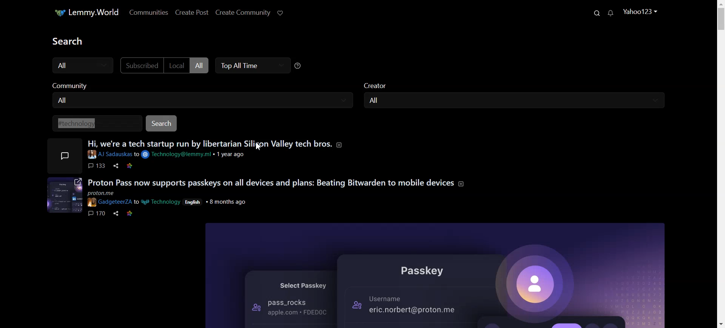 The image size is (725, 328). What do you see at coordinates (131, 214) in the screenshot?
I see `link` at bounding box center [131, 214].